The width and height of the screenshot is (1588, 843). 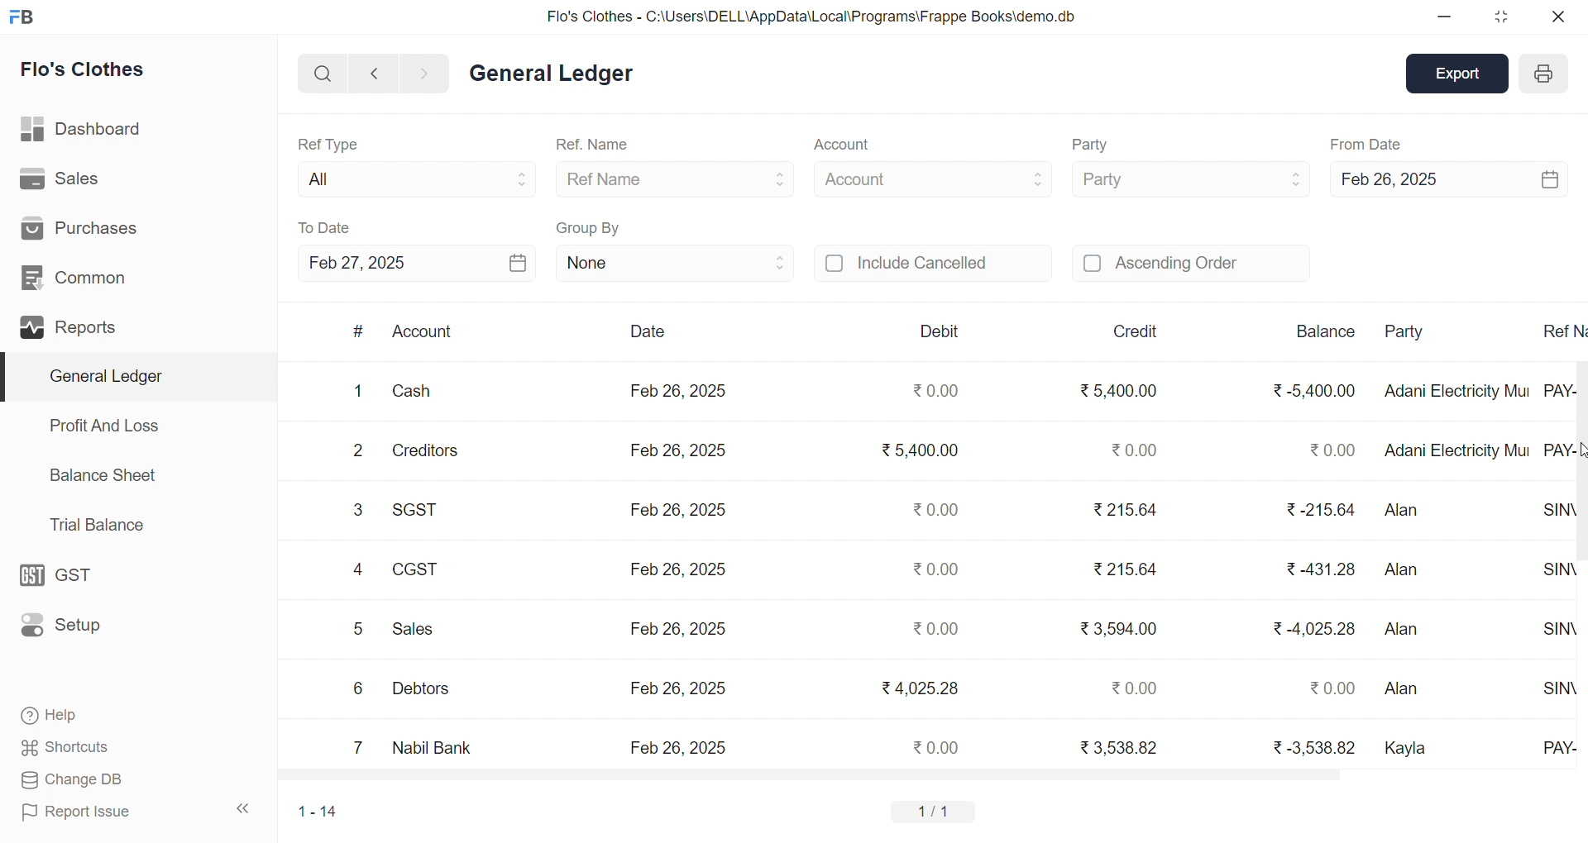 I want to click on To Date, so click(x=326, y=227).